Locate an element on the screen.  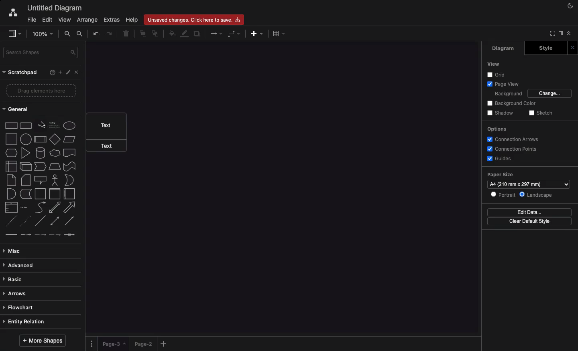
and is located at coordinates (12, 194).